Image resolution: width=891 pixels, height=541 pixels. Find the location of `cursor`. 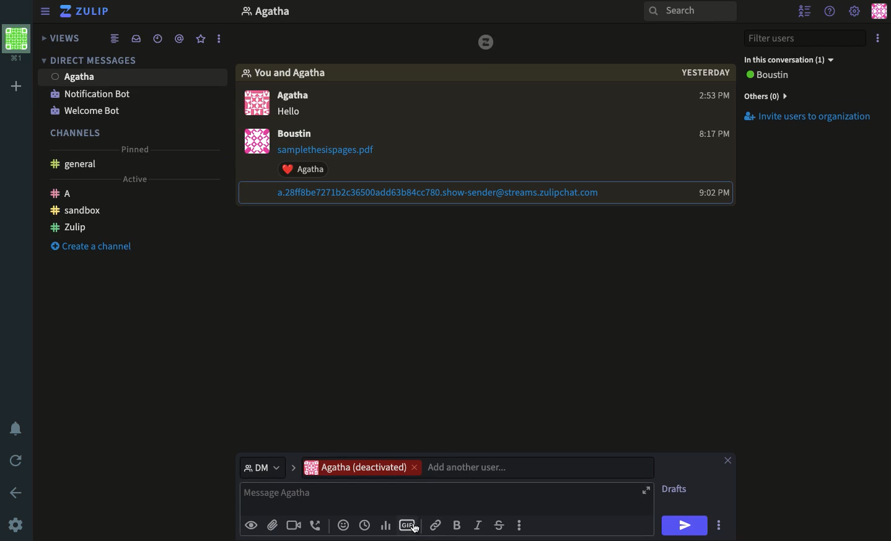

cursor is located at coordinates (418, 532).